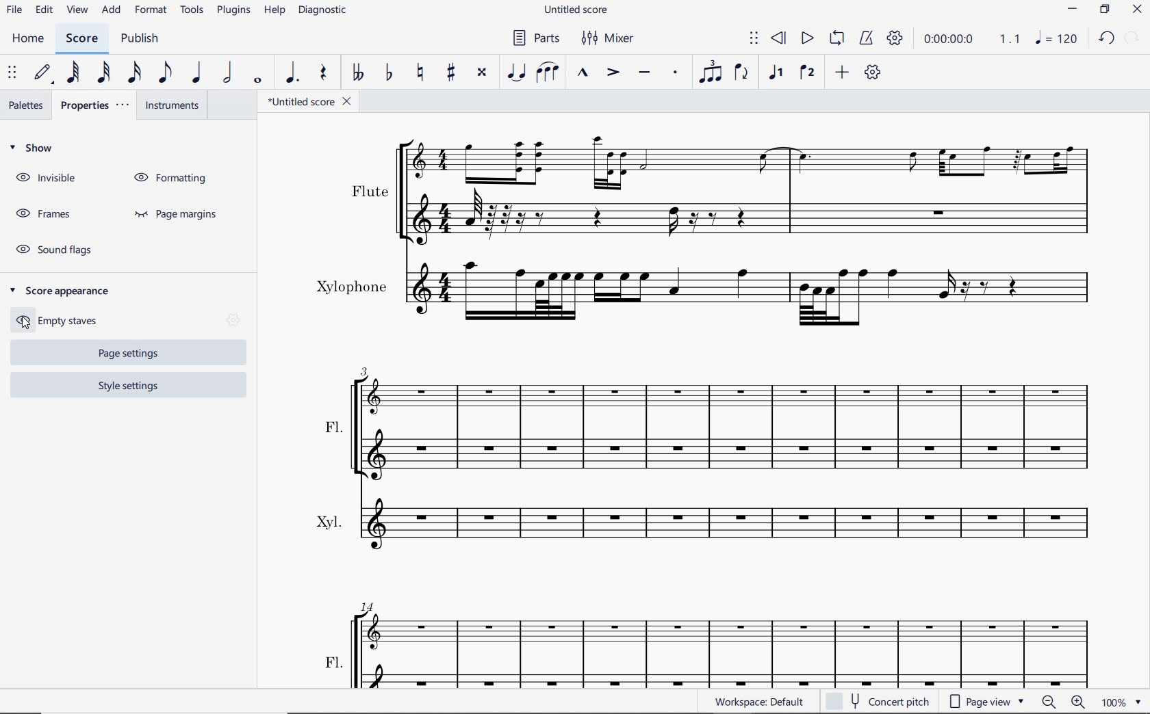 The width and height of the screenshot is (1150, 714). I want to click on Fl., so click(713, 415).